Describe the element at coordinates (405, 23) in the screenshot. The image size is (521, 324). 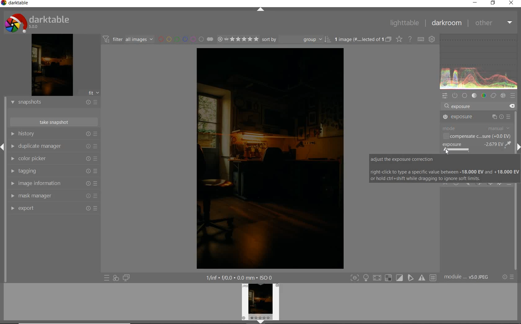
I see `lighttable` at that location.